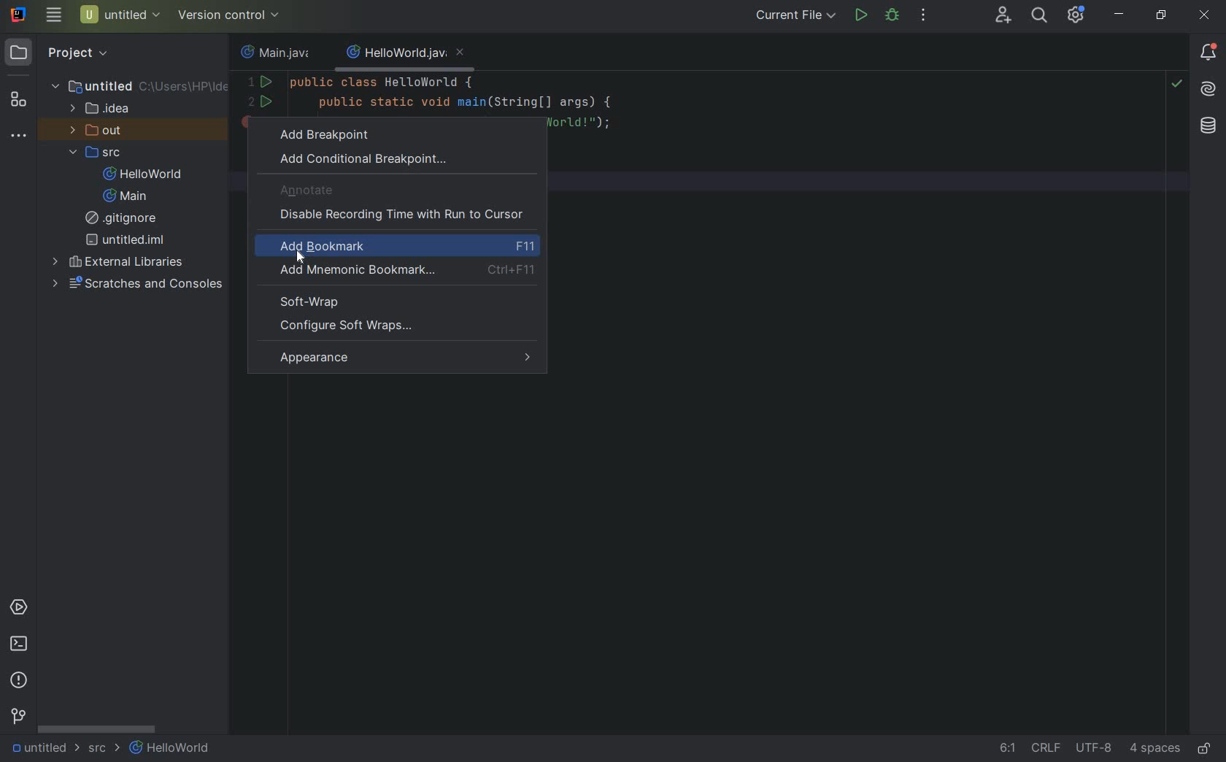  Describe the element at coordinates (102, 751) in the screenshot. I see `src` at that location.